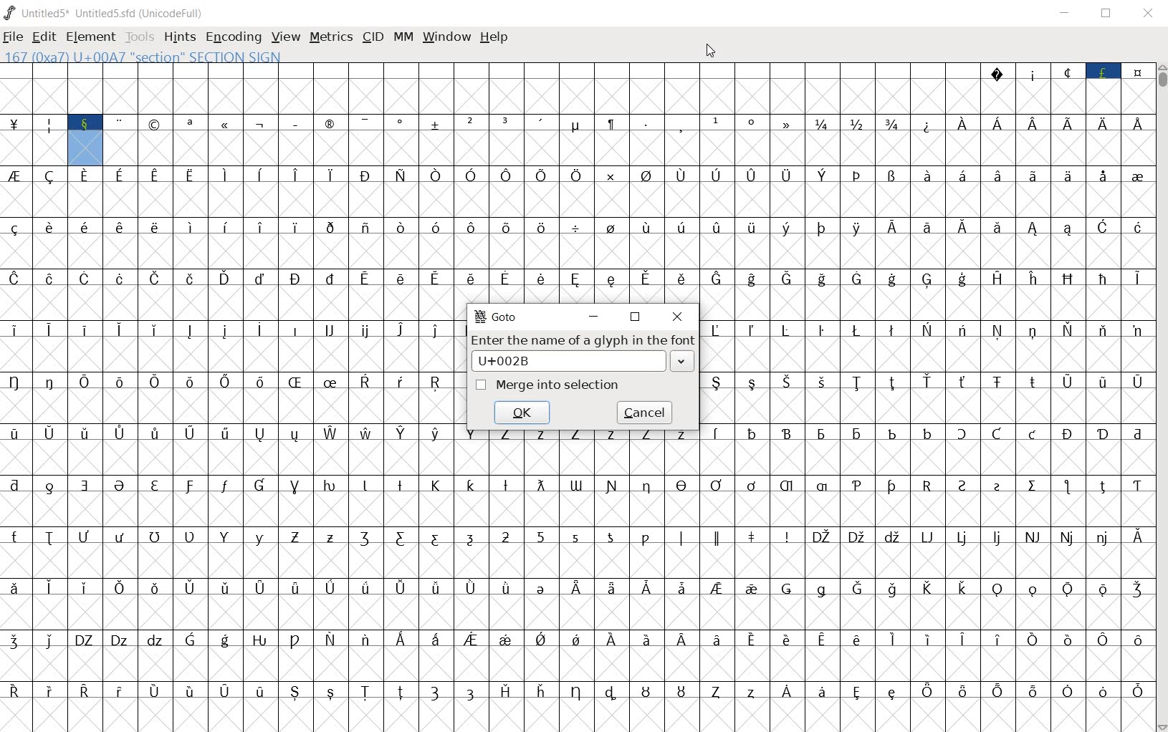 This screenshot has width=1168, height=732. Describe the element at coordinates (233, 36) in the screenshot. I see `encoding` at that location.